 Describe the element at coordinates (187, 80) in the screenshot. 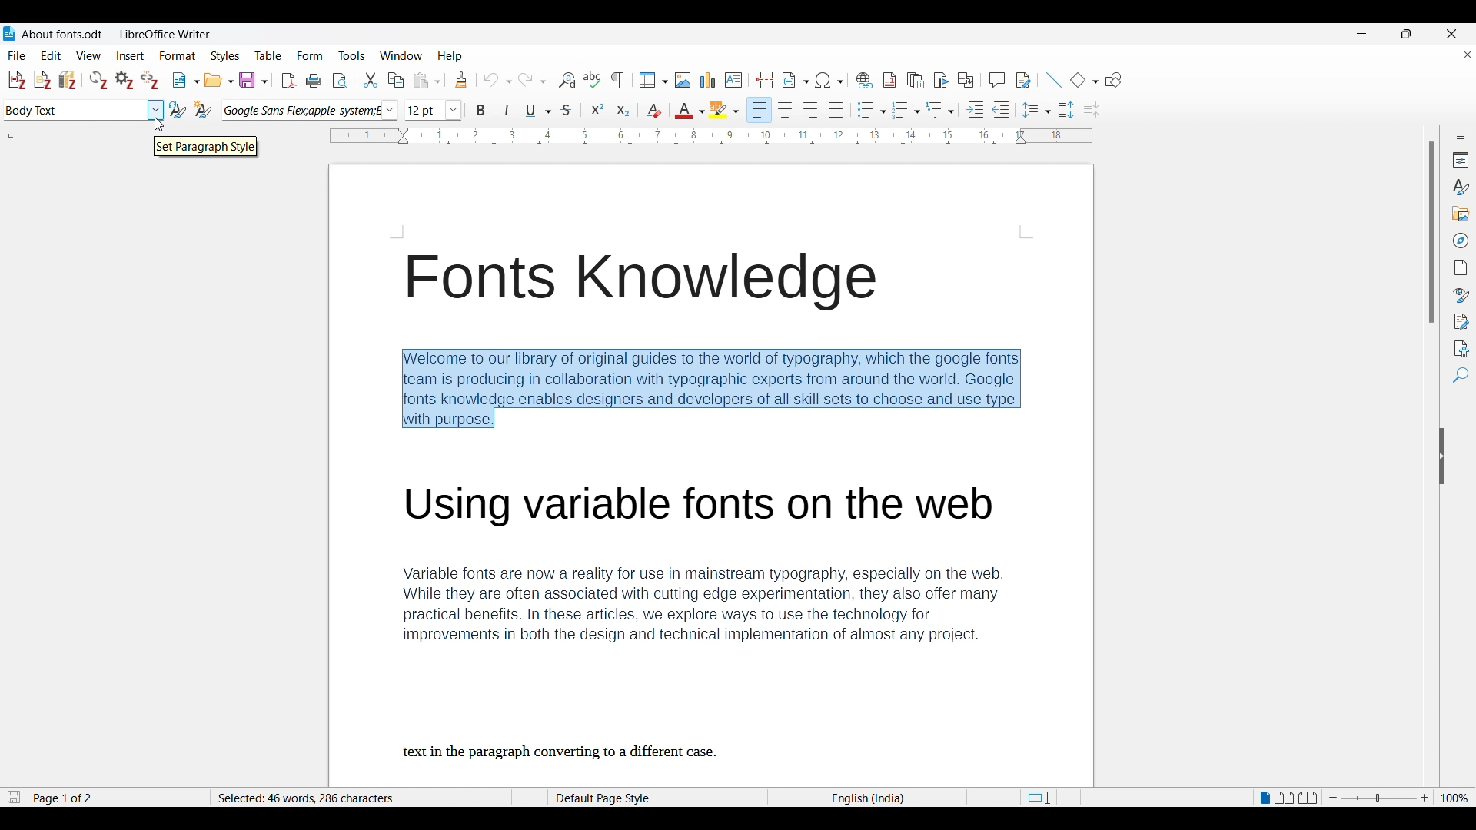

I see `New document` at that location.